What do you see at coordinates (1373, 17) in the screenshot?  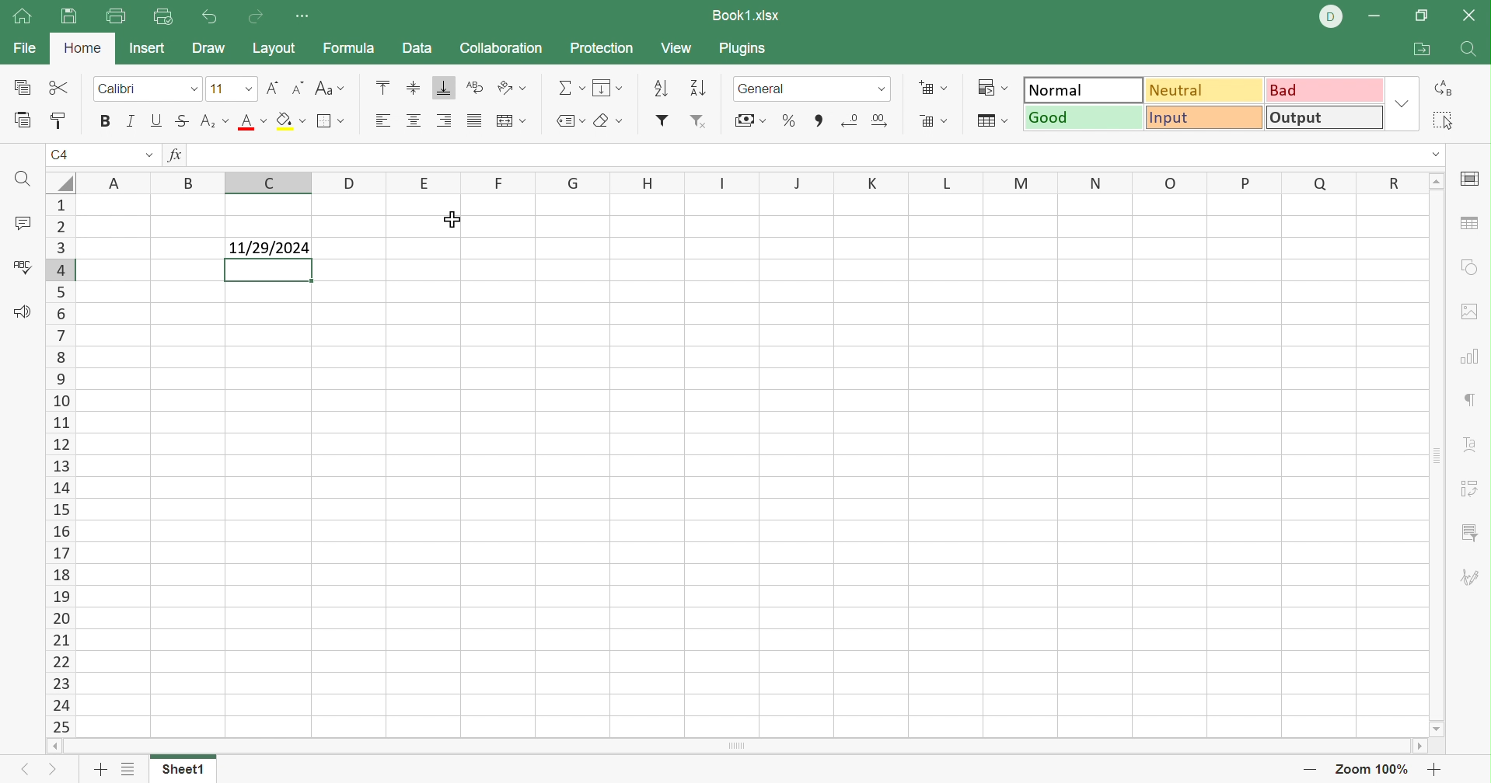 I see `Minimize` at bounding box center [1373, 17].